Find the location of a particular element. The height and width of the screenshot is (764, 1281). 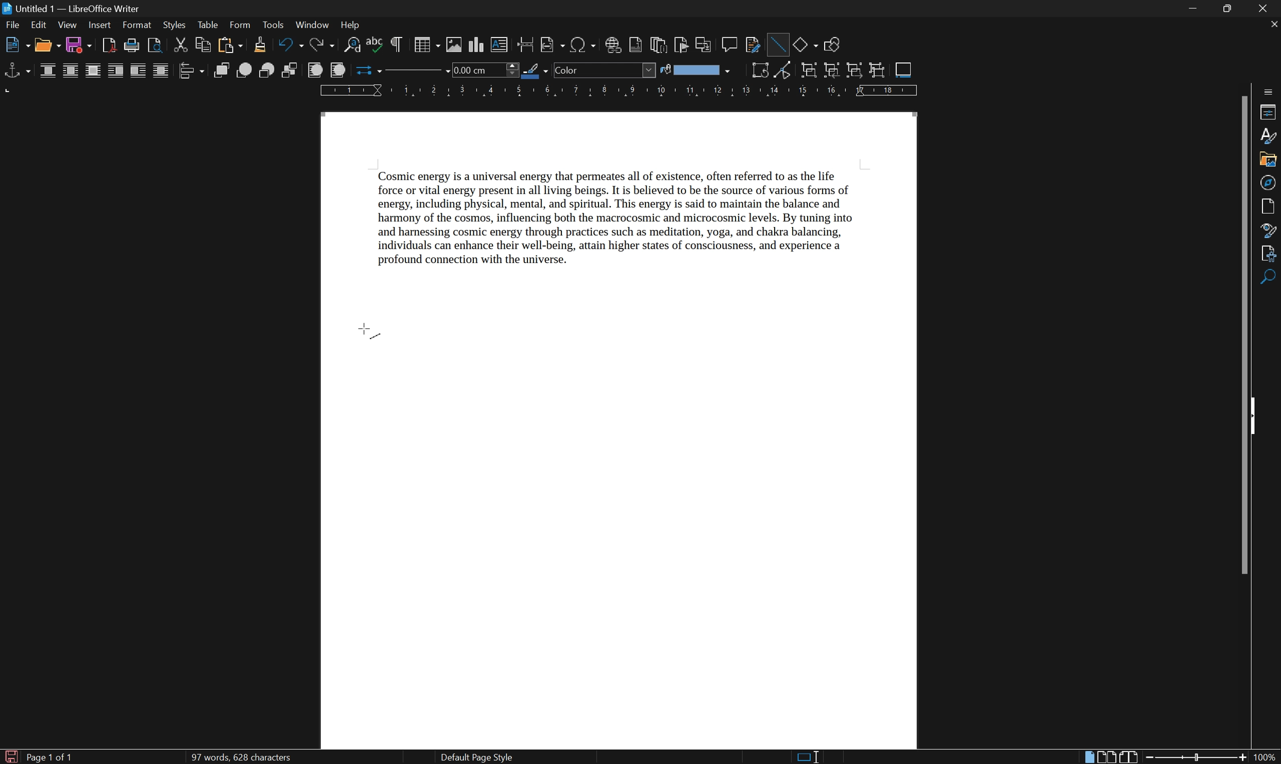

tools is located at coordinates (274, 25).